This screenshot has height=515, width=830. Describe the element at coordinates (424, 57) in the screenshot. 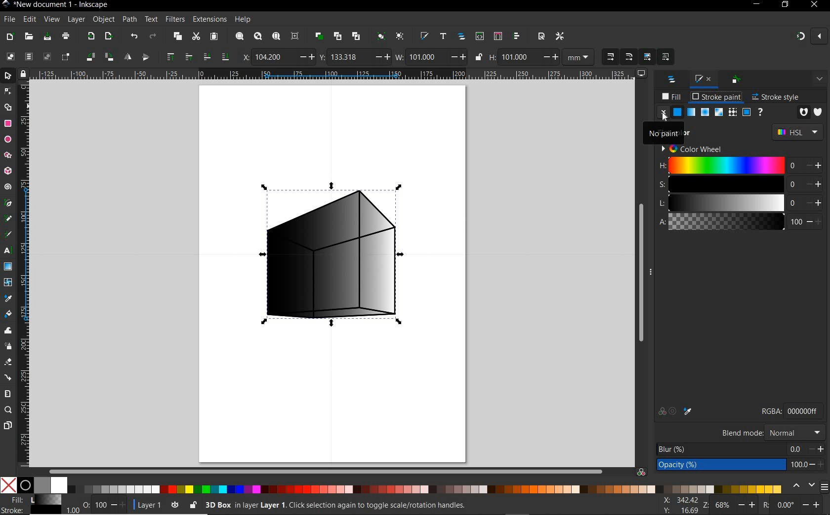

I see `101` at that location.